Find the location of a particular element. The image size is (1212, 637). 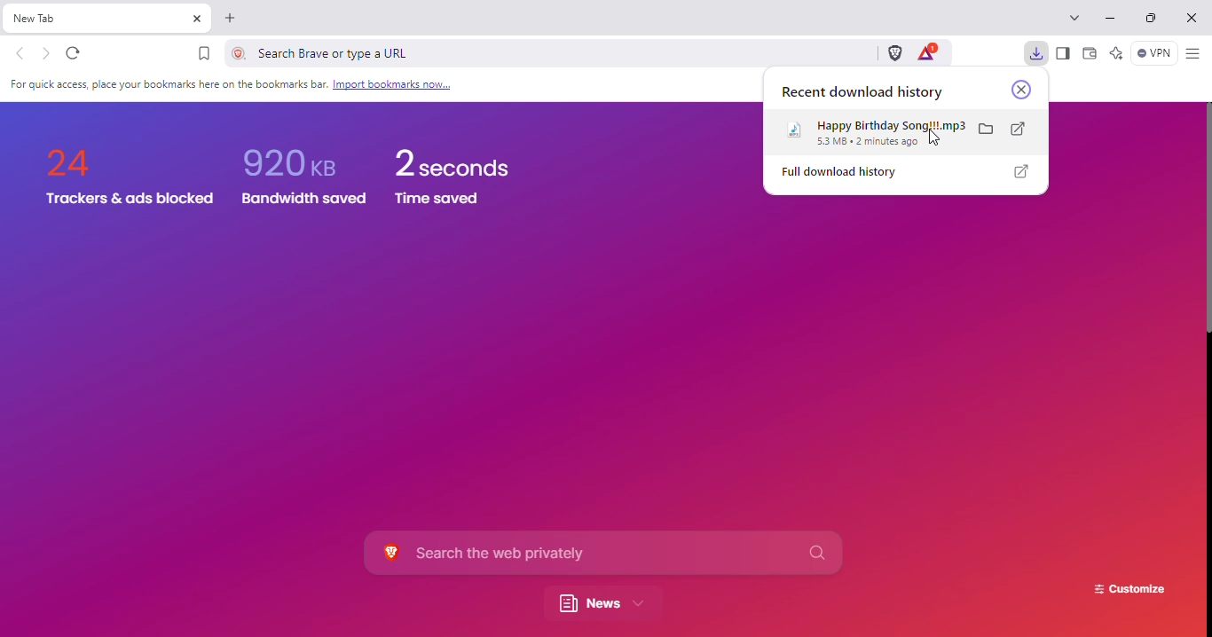

new tab is located at coordinates (83, 18).